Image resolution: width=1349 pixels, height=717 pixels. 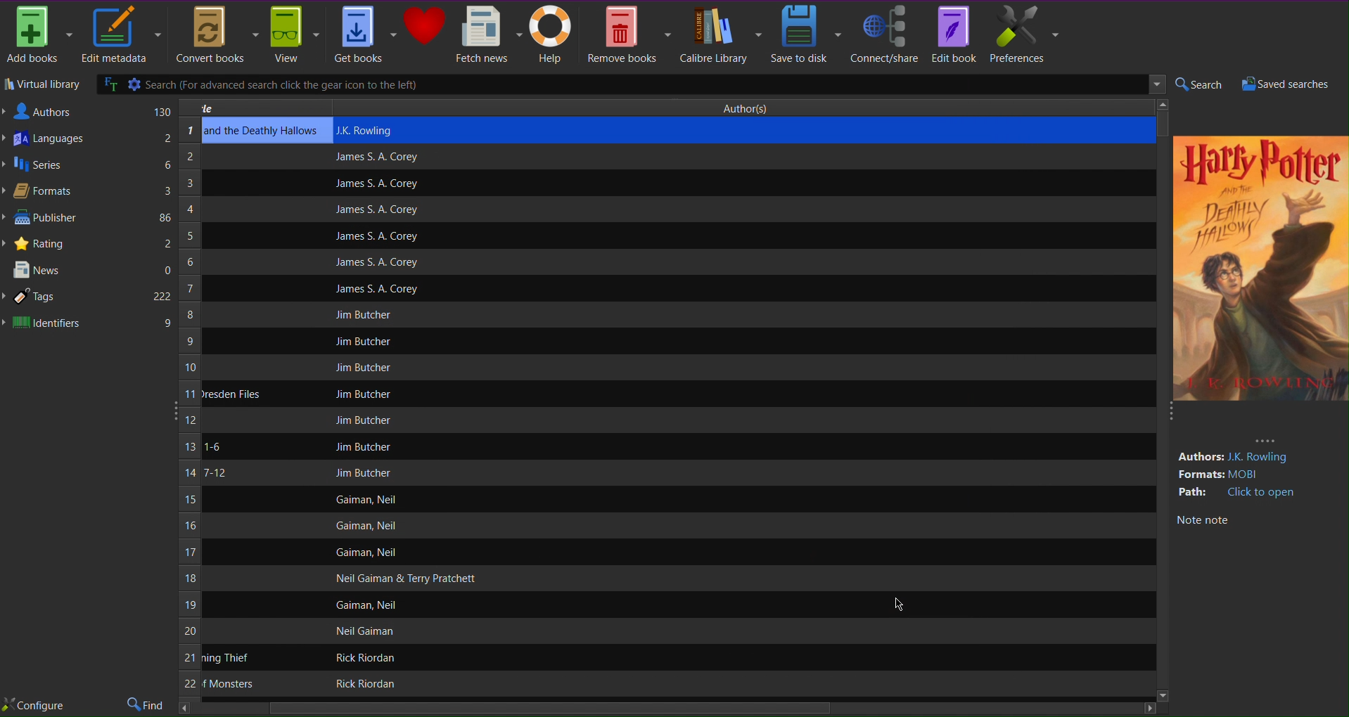 What do you see at coordinates (1262, 458) in the screenshot?
I see `JK. Rowling` at bounding box center [1262, 458].